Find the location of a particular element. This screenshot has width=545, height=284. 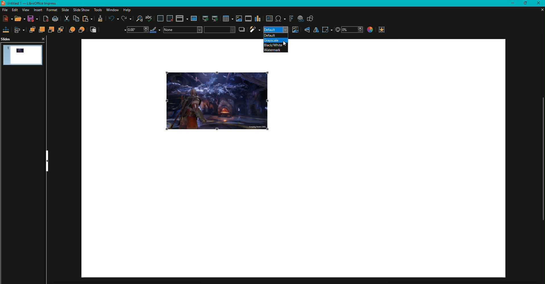

Slide Show is located at coordinates (81, 10).